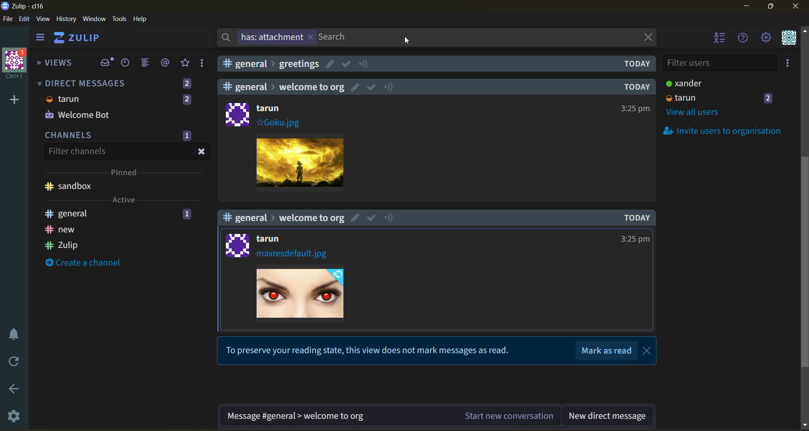 The height and width of the screenshot is (431, 809). What do you see at coordinates (63, 244) in the screenshot?
I see `# Zulip` at bounding box center [63, 244].